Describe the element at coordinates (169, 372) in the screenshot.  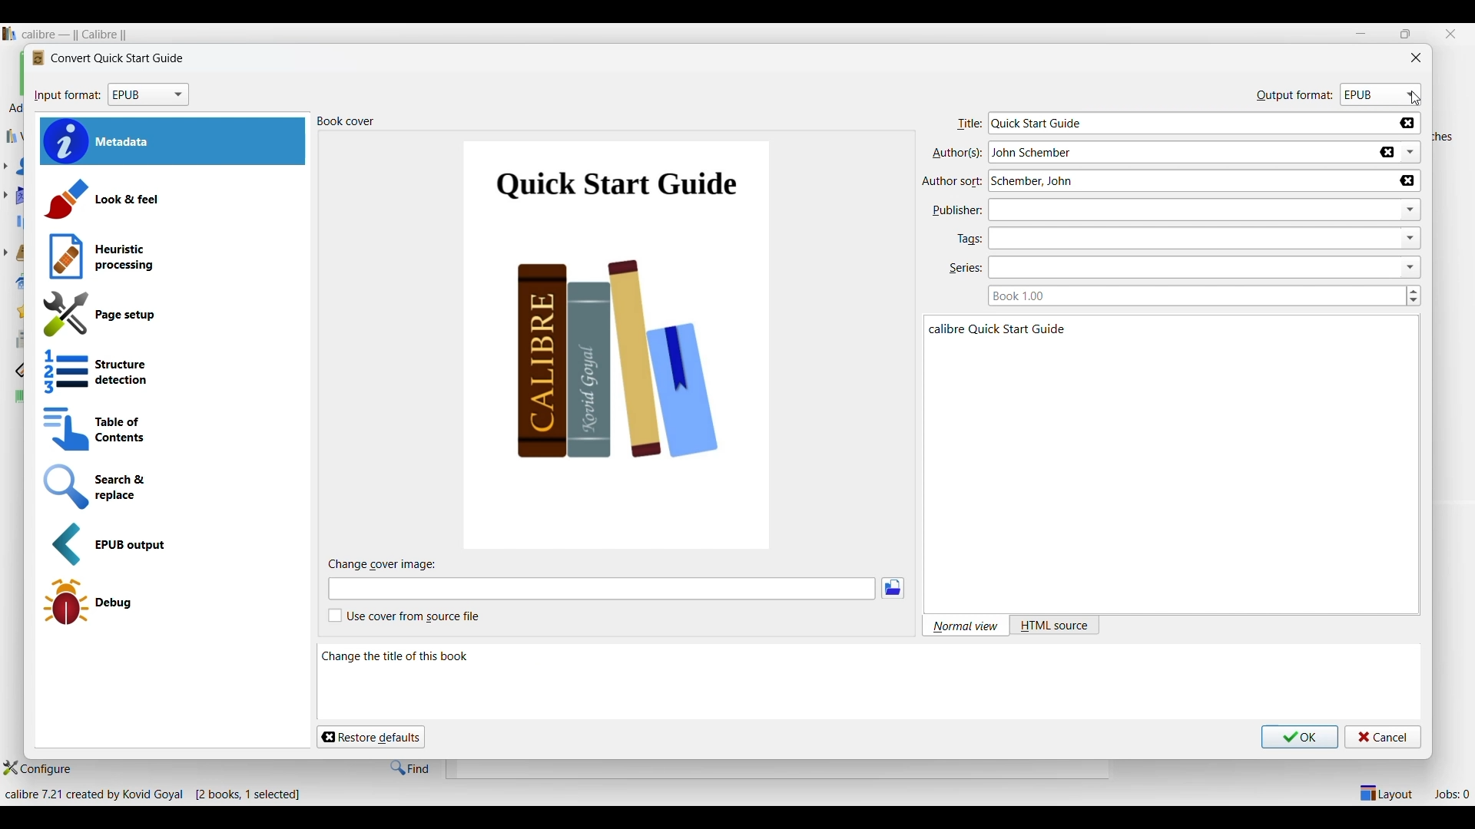
I see `Structure detection` at that location.